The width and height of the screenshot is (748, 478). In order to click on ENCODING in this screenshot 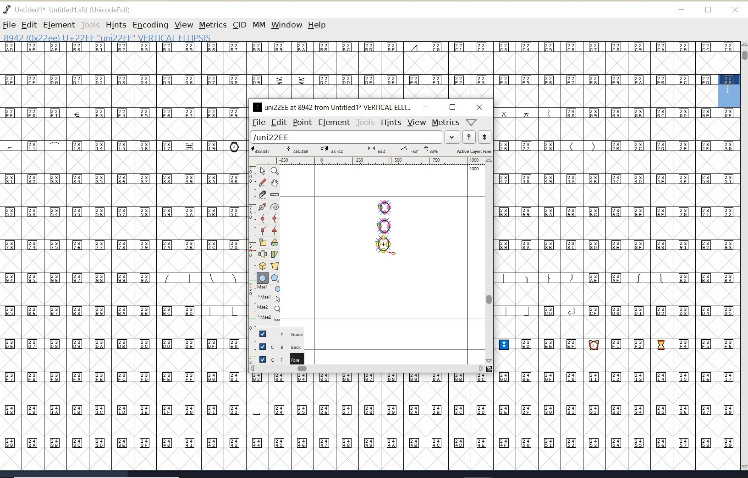, I will do `click(150, 25)`.